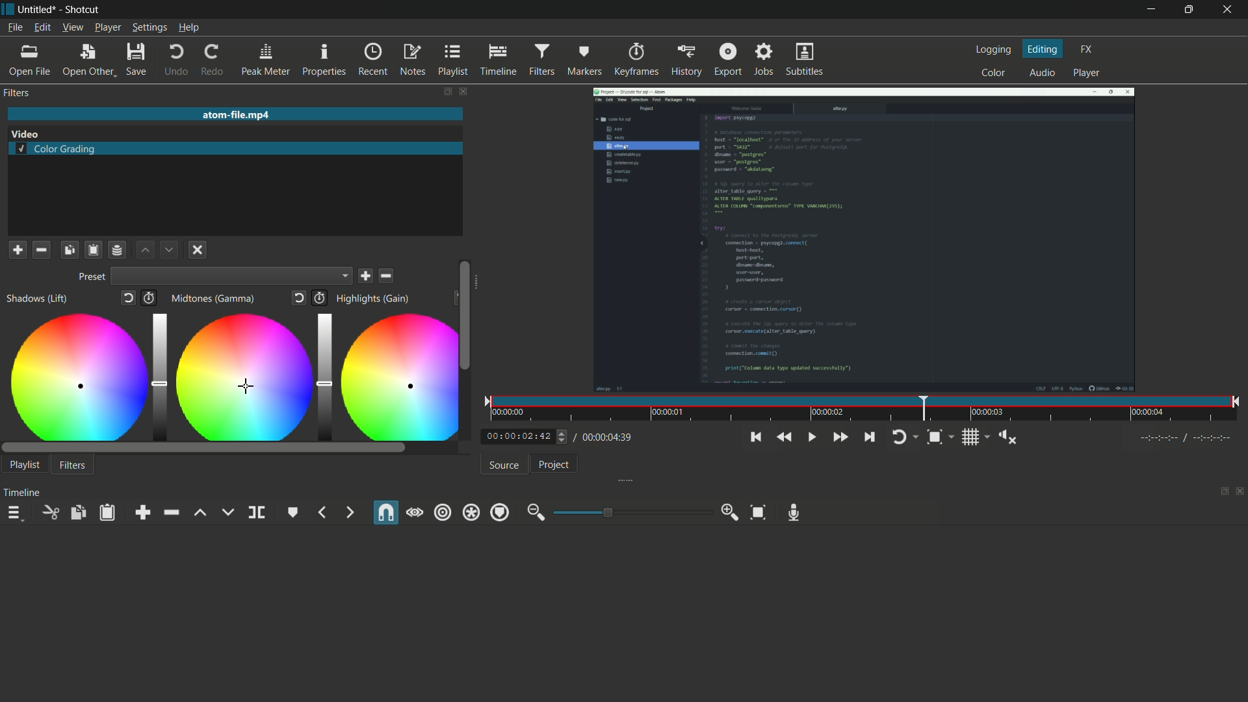  I want to click on export, so click(729, 58).